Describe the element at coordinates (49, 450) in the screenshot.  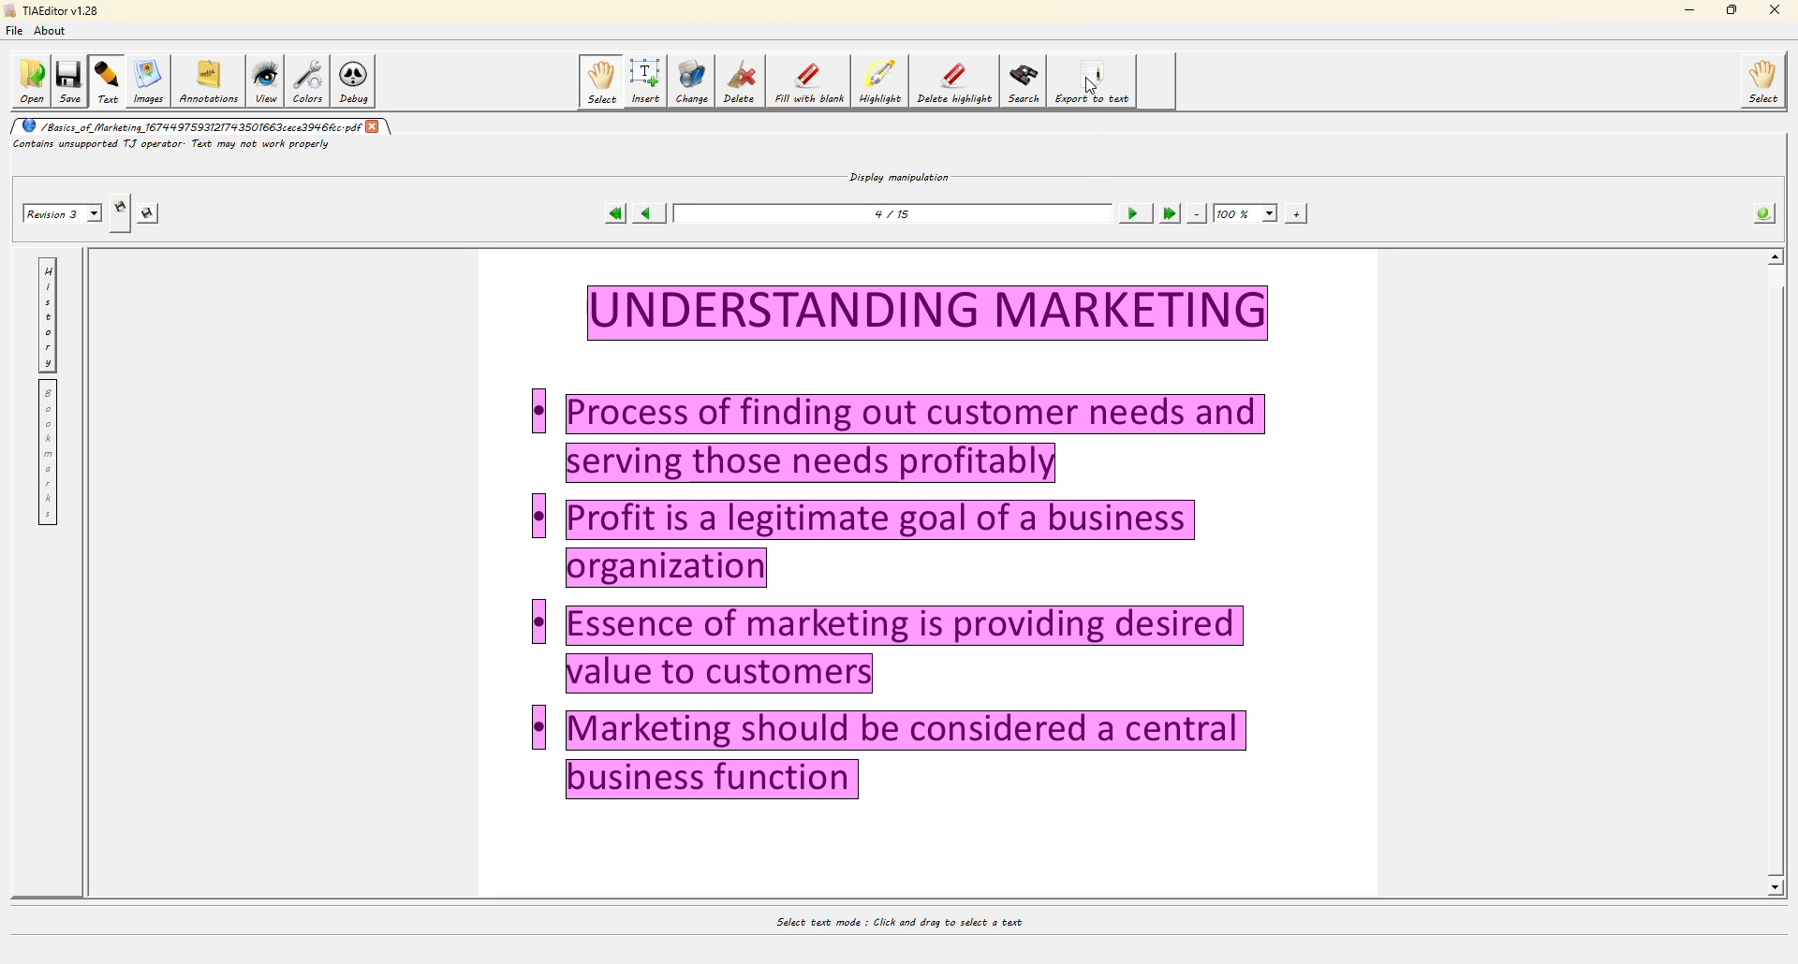
I see `bookmarks` at that location.